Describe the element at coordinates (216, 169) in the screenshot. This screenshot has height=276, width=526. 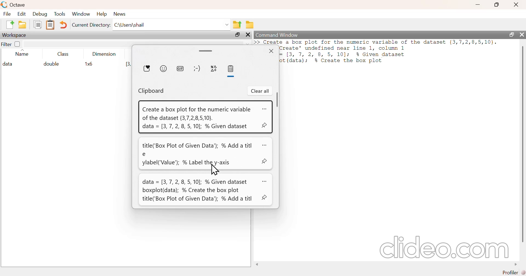
I see `cursor` at that location.